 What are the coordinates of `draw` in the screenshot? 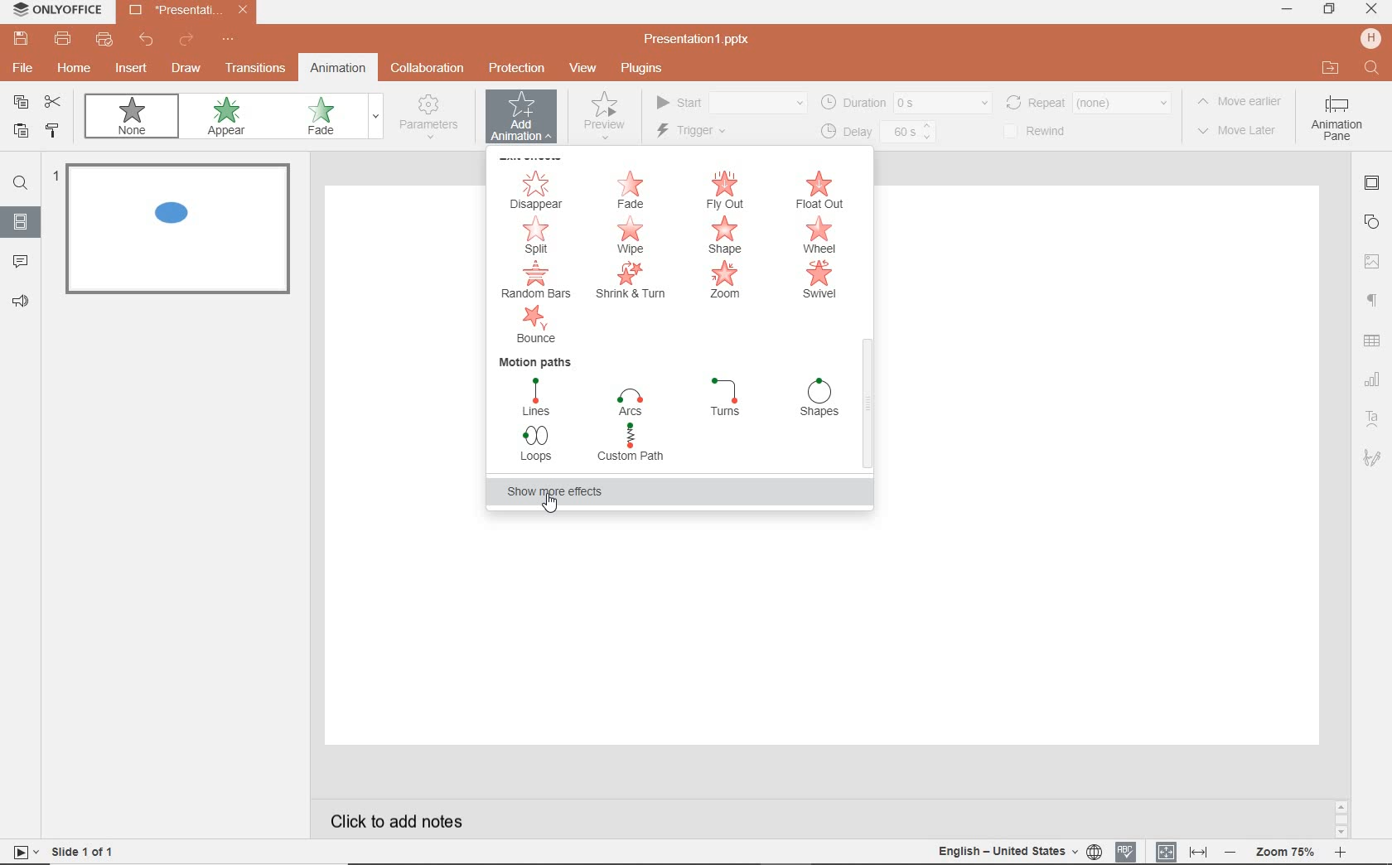 It's located at (186, 68).